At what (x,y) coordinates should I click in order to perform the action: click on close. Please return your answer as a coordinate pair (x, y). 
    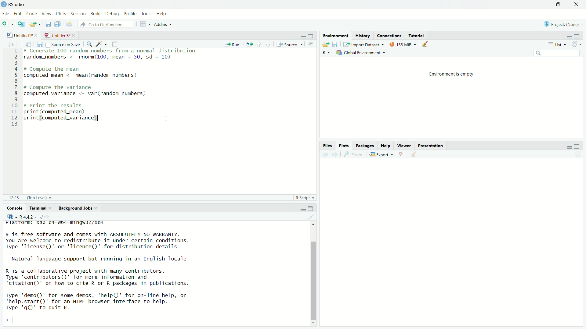
    Looking at the image, I should click on (578, 5).